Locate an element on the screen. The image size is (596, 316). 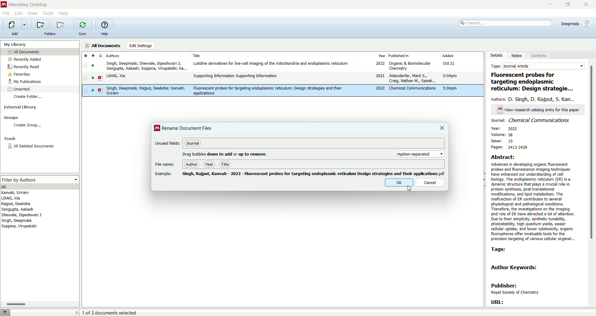
account is located at coordinates (575, 23).